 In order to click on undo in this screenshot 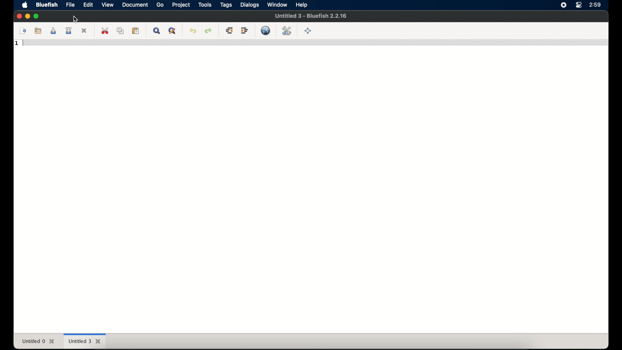, I will do `click(193, 30)`.